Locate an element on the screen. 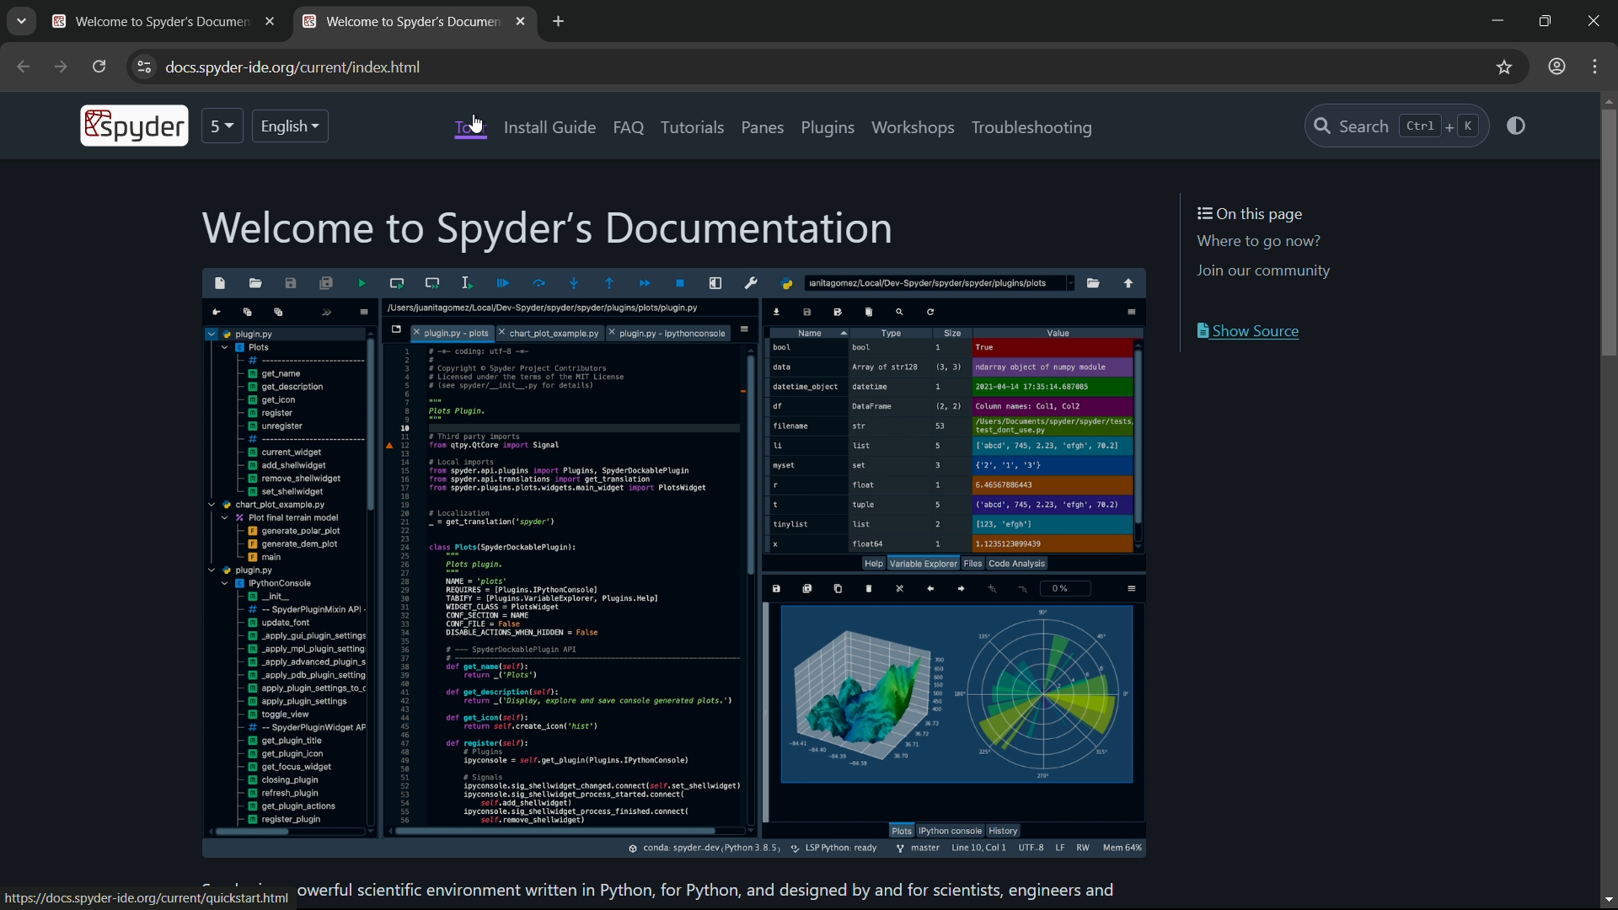 The image size is (1618, 910). profile settings is located at coordinates (1508, 67).